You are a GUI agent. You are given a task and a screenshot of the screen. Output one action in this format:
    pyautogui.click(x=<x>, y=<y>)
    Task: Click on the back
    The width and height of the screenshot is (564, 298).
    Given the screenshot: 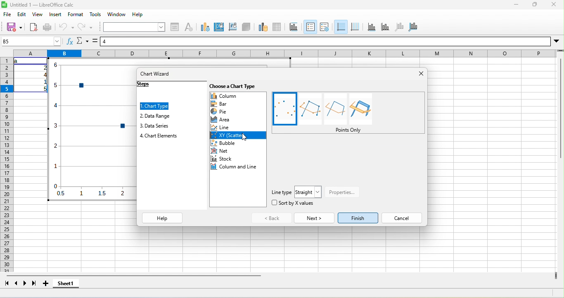 What is the action you would take?
    pyautogui.click(x=272, y=218)
    